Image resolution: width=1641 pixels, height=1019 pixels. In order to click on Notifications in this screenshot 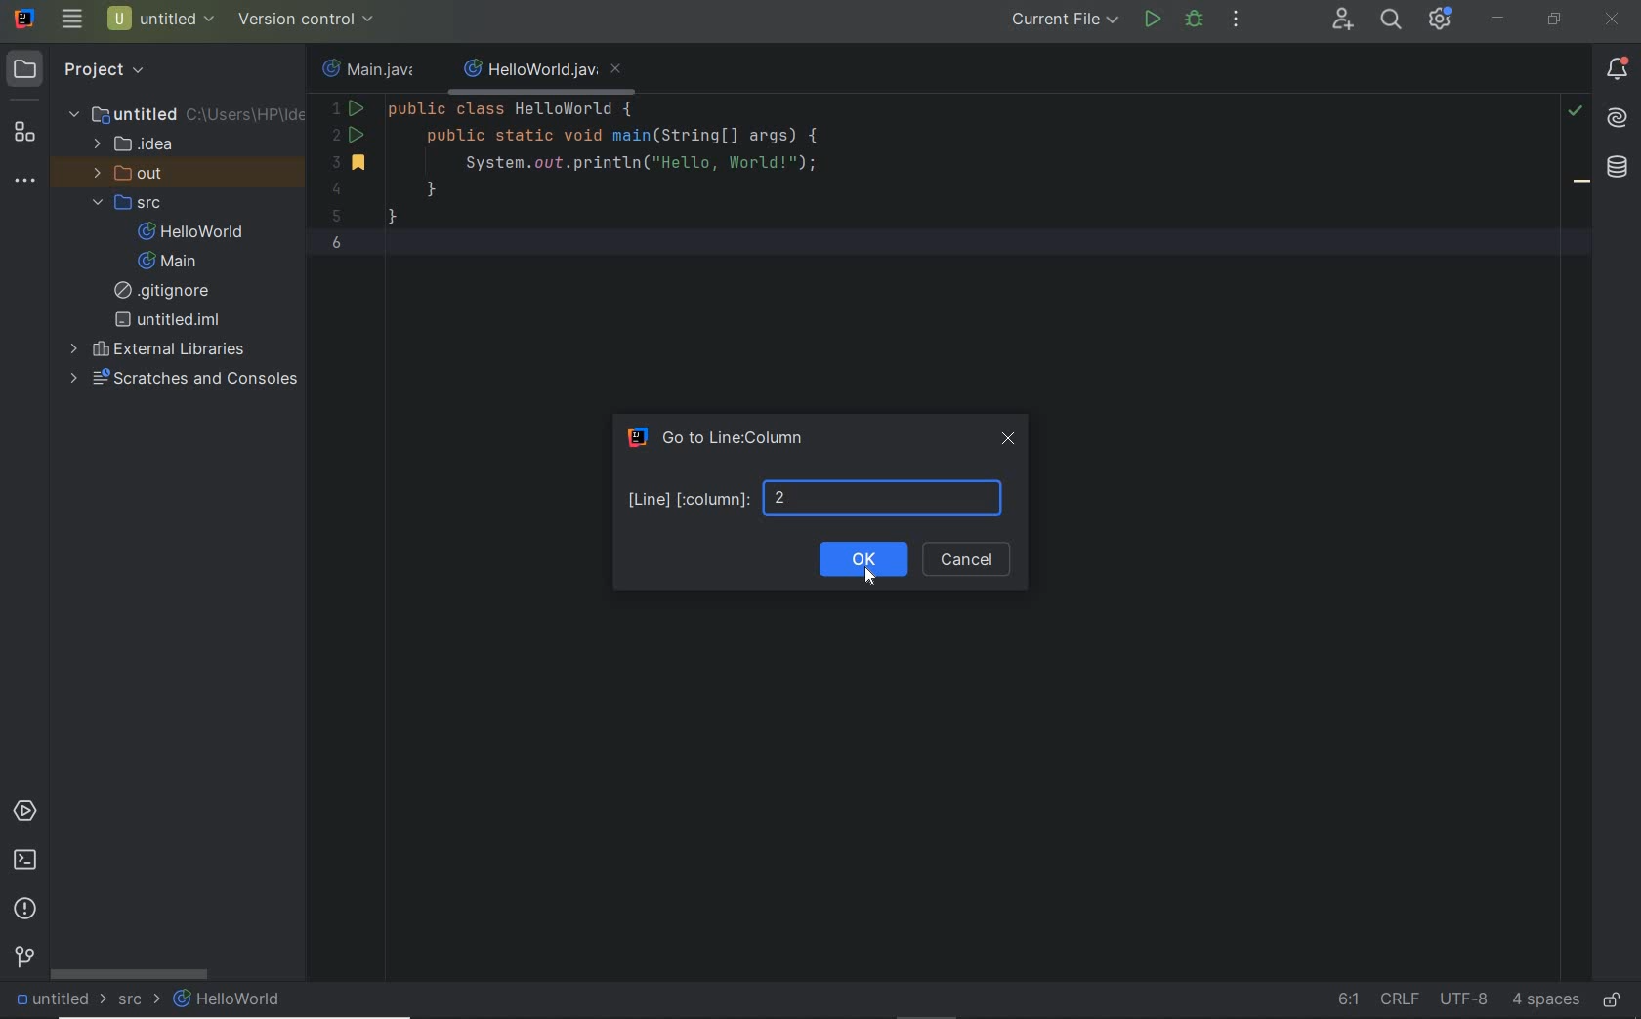, I will do `click(1618, 70)`.